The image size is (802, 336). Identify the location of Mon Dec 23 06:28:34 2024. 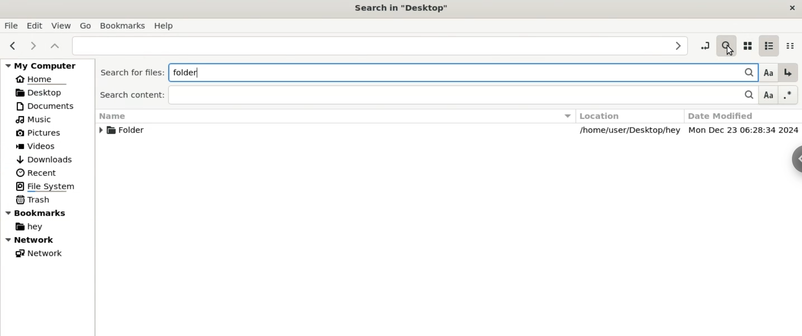
(744, 130).